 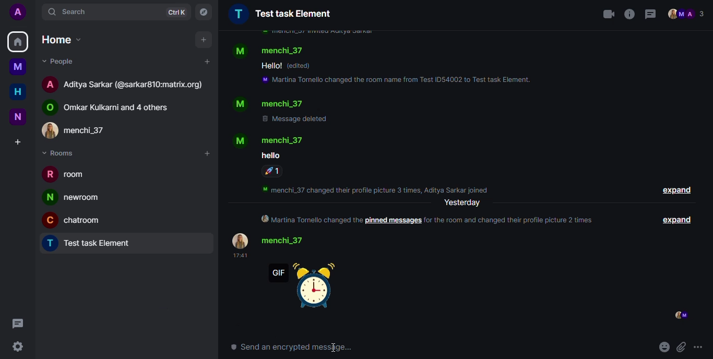 What do you see at coordinates (62, 153) in the screenshot?
I see `rooms dropdown` at bounding box center [62, 153].